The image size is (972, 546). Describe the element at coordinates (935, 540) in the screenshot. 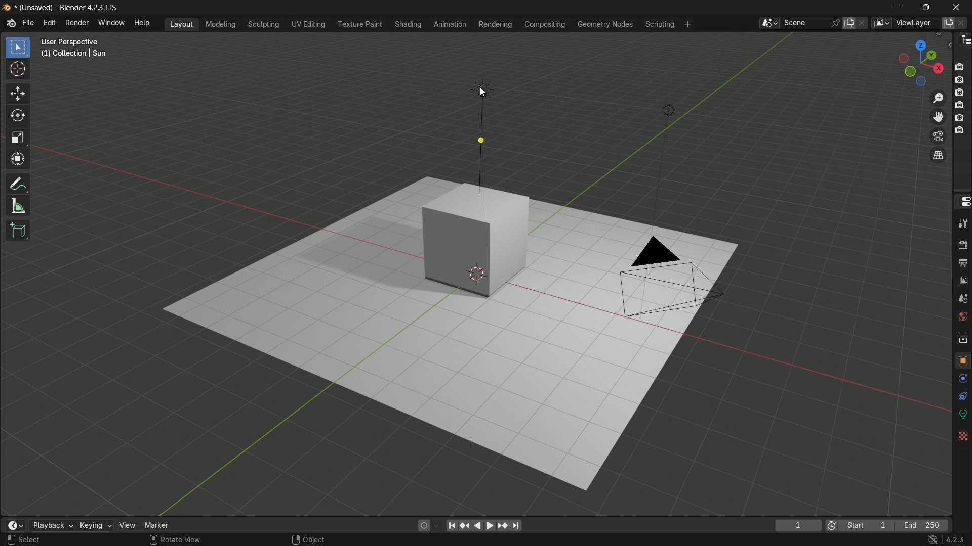

I see `no internet icon` at that location.